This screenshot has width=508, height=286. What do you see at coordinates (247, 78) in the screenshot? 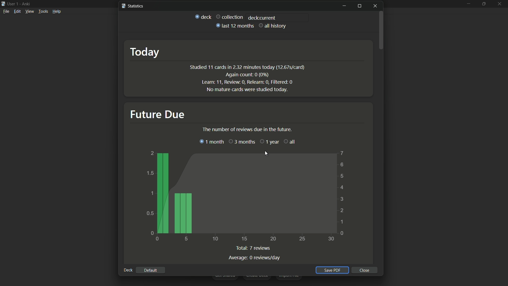
I see `text for cards data` at bounding box center [247, 78].